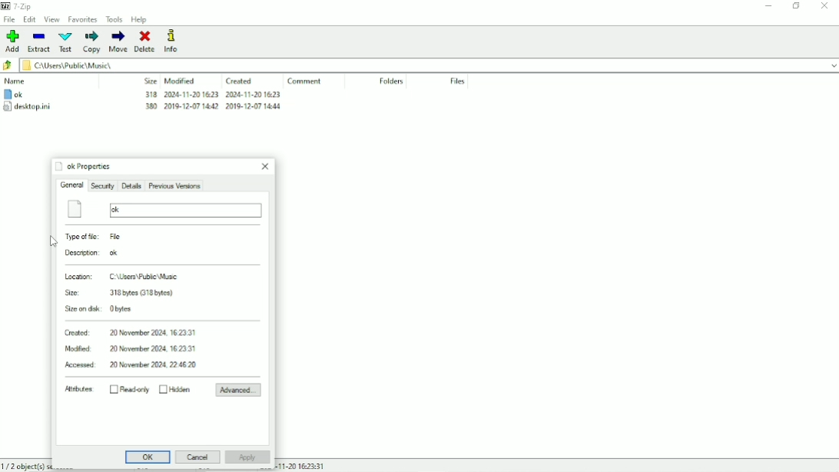  I want to click on 7 - Zip, so click(21, 6).